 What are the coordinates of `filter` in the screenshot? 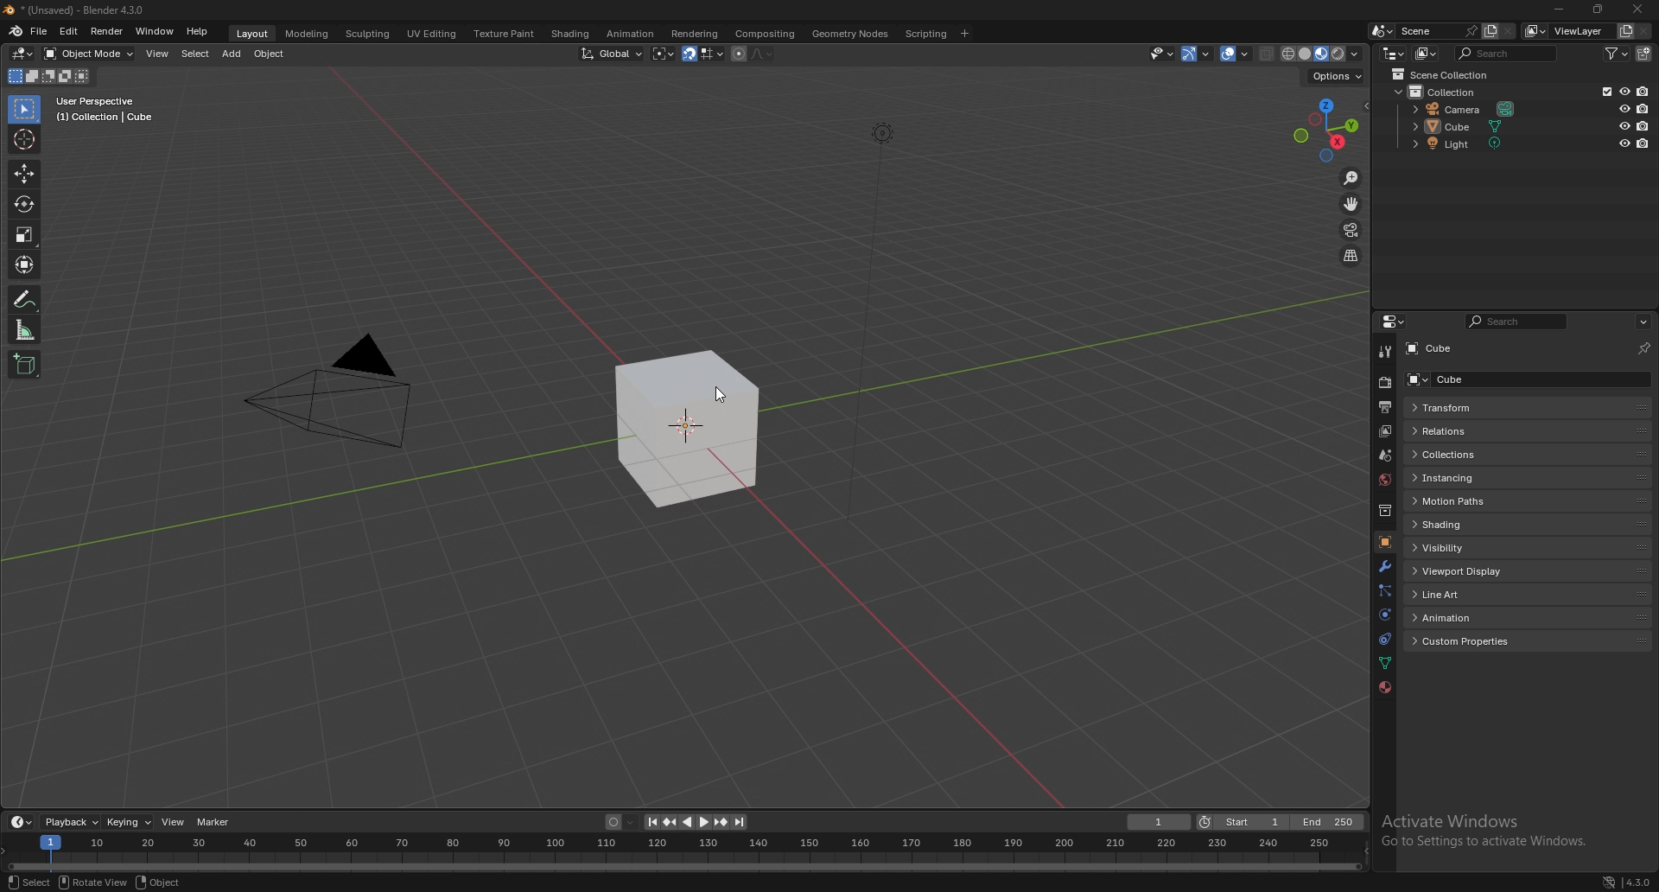 It's located at (1620, 53).